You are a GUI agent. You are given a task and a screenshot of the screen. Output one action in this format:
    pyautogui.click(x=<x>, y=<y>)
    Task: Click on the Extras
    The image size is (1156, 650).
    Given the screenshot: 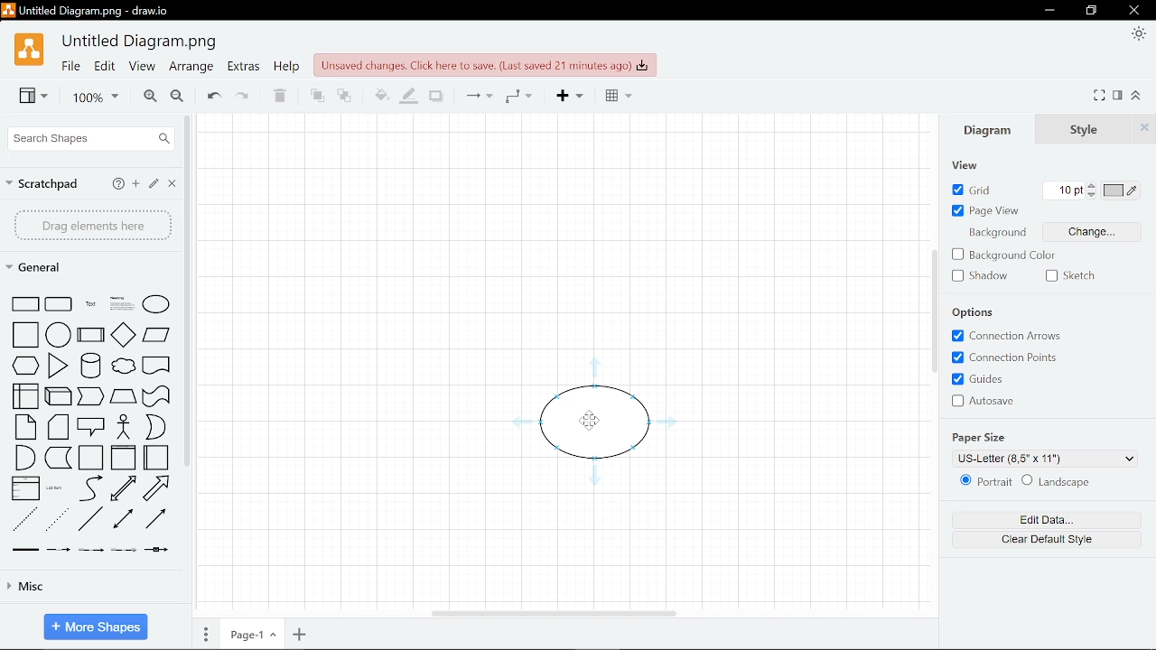 What is the action you would take?
    pyautogui.click(x=243, y=67)
    